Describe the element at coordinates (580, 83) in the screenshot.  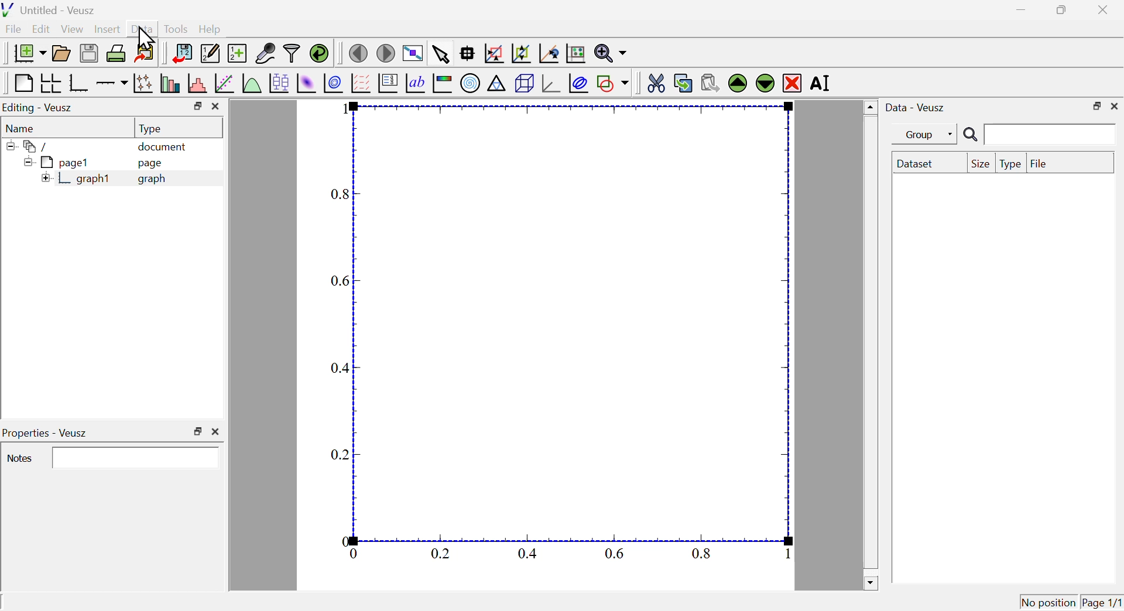
I see `plot covariance llipses` at that location.